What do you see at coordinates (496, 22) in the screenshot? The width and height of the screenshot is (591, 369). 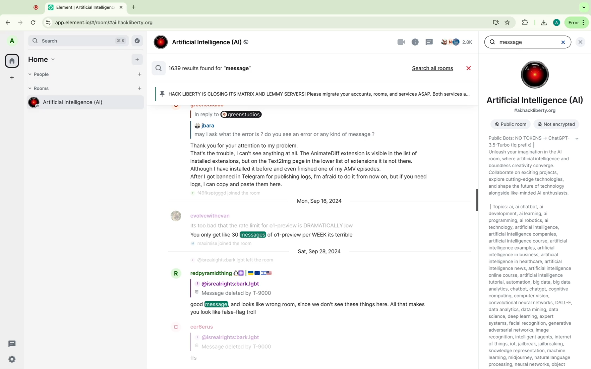 I see `install element` at bounding box center [496, 22].